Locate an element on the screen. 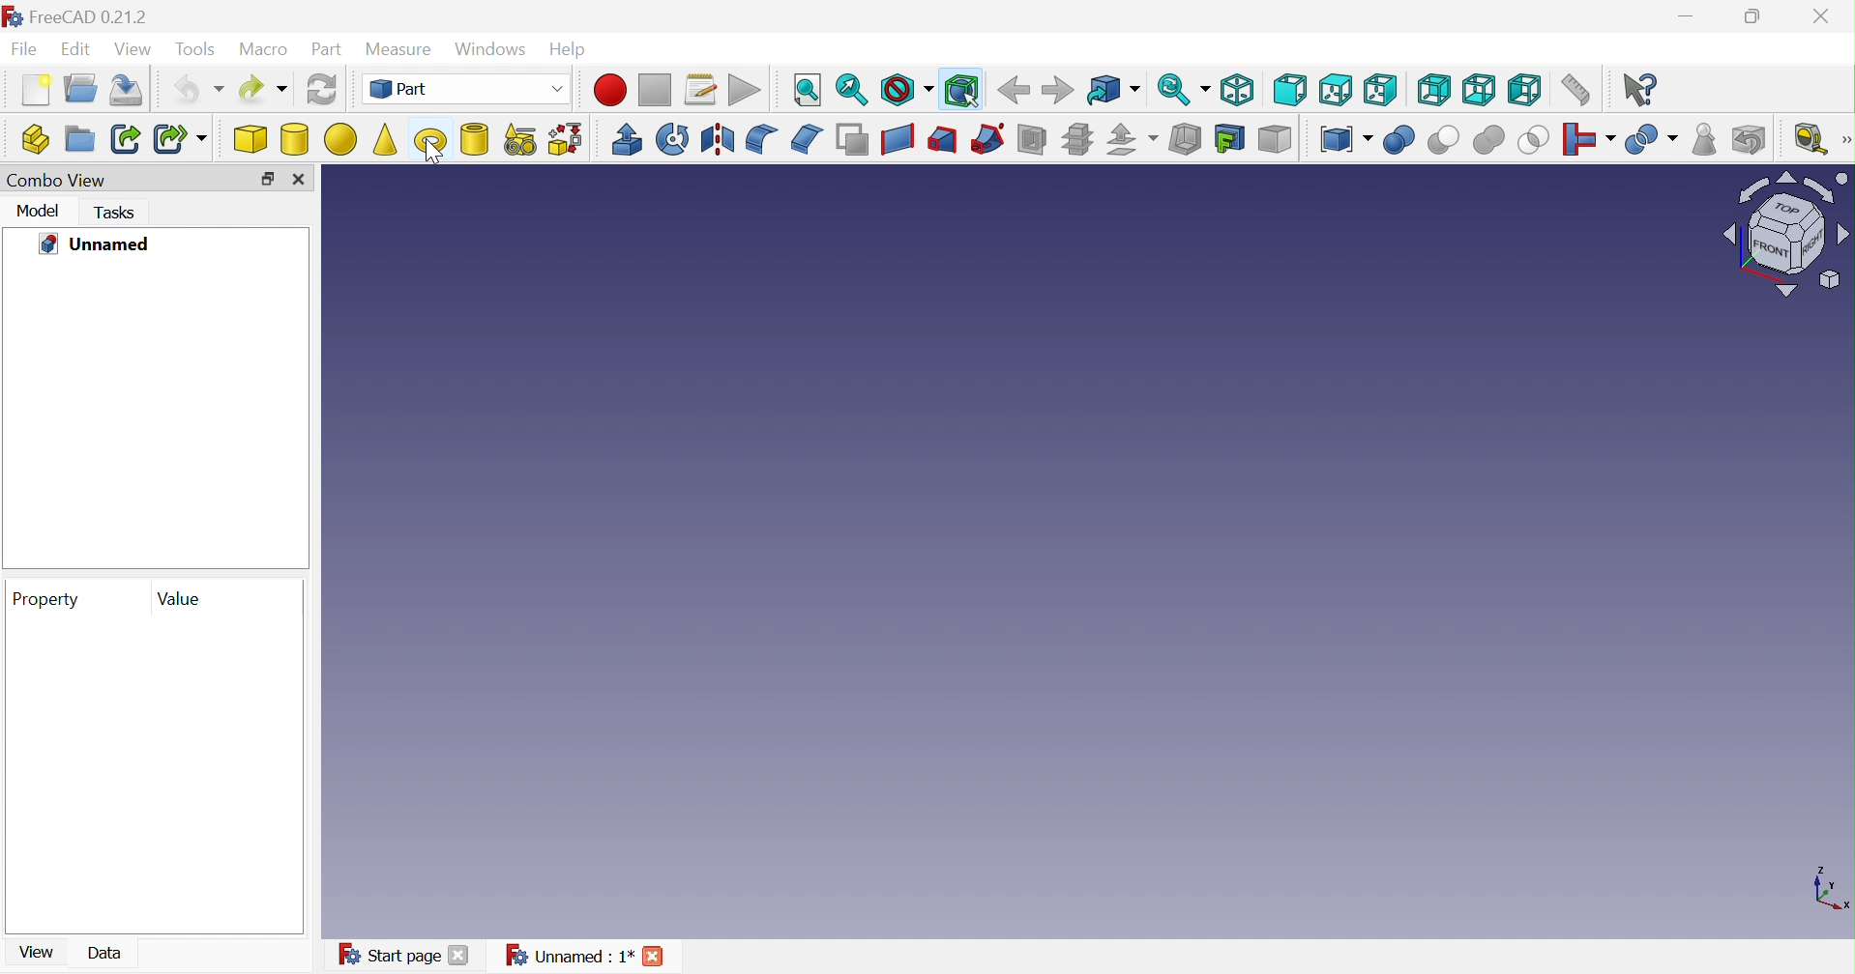 The width and height of the screenshot is (1855, 974). Unnamed : 1* is located at coordinates (592, 955).